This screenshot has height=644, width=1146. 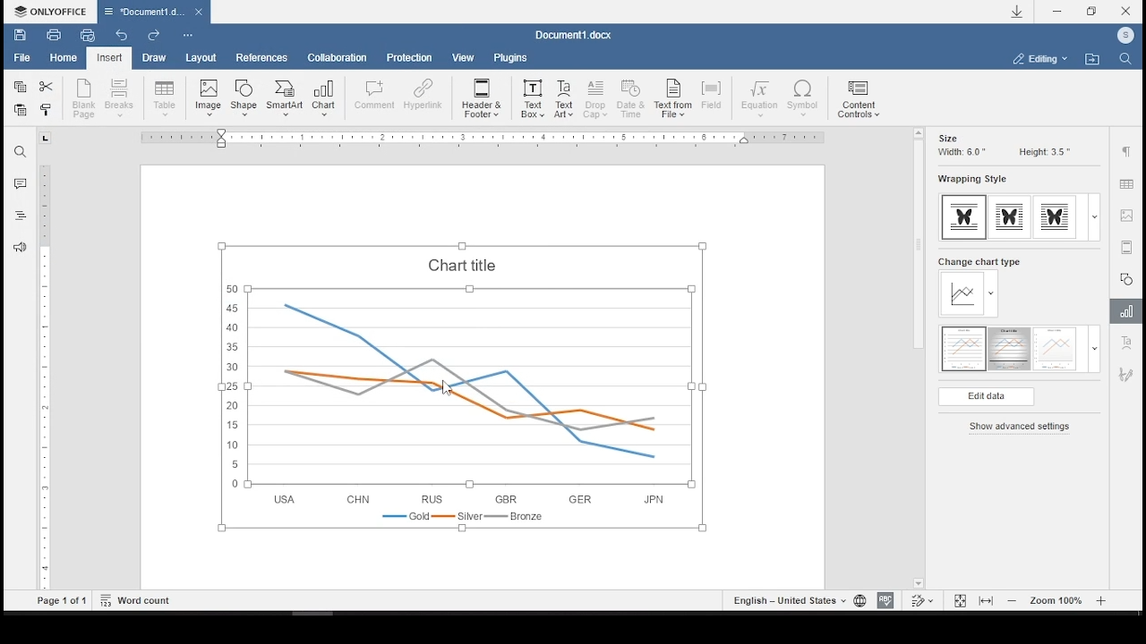 I want to click on chart, so click(x=462, y=387).